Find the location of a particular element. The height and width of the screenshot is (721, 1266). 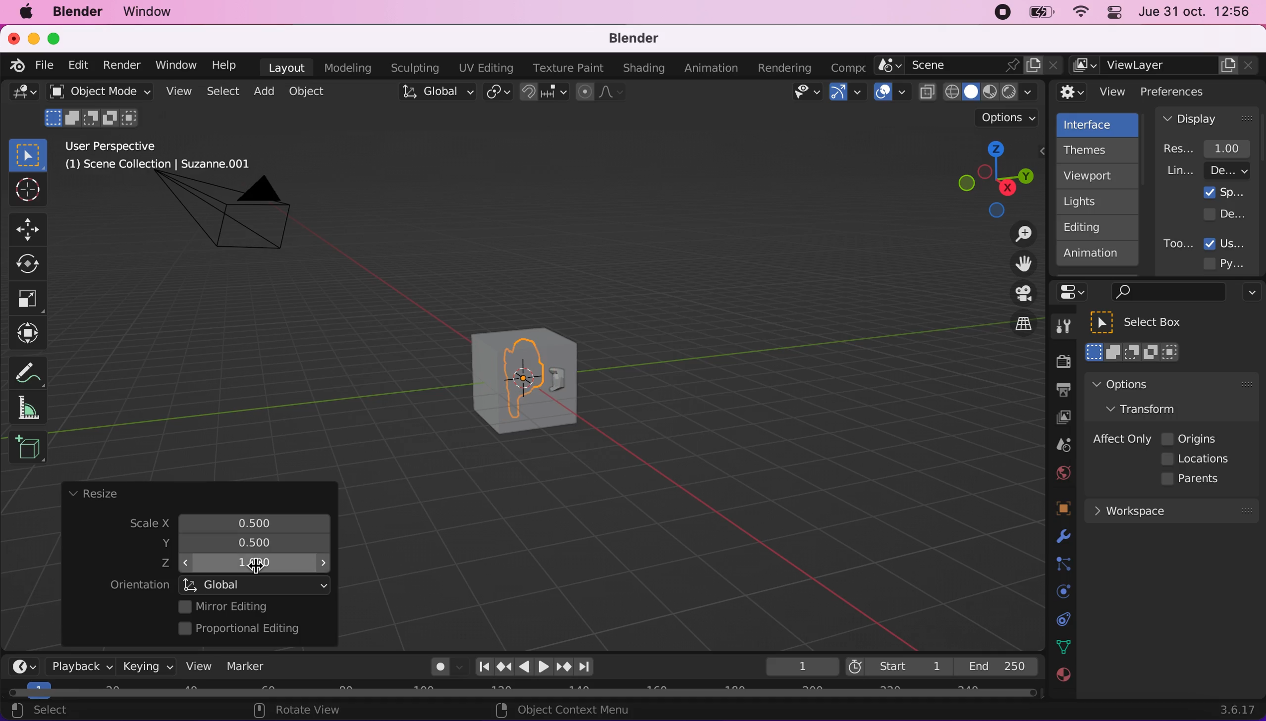

overlays is located at coordinates (892, 93).